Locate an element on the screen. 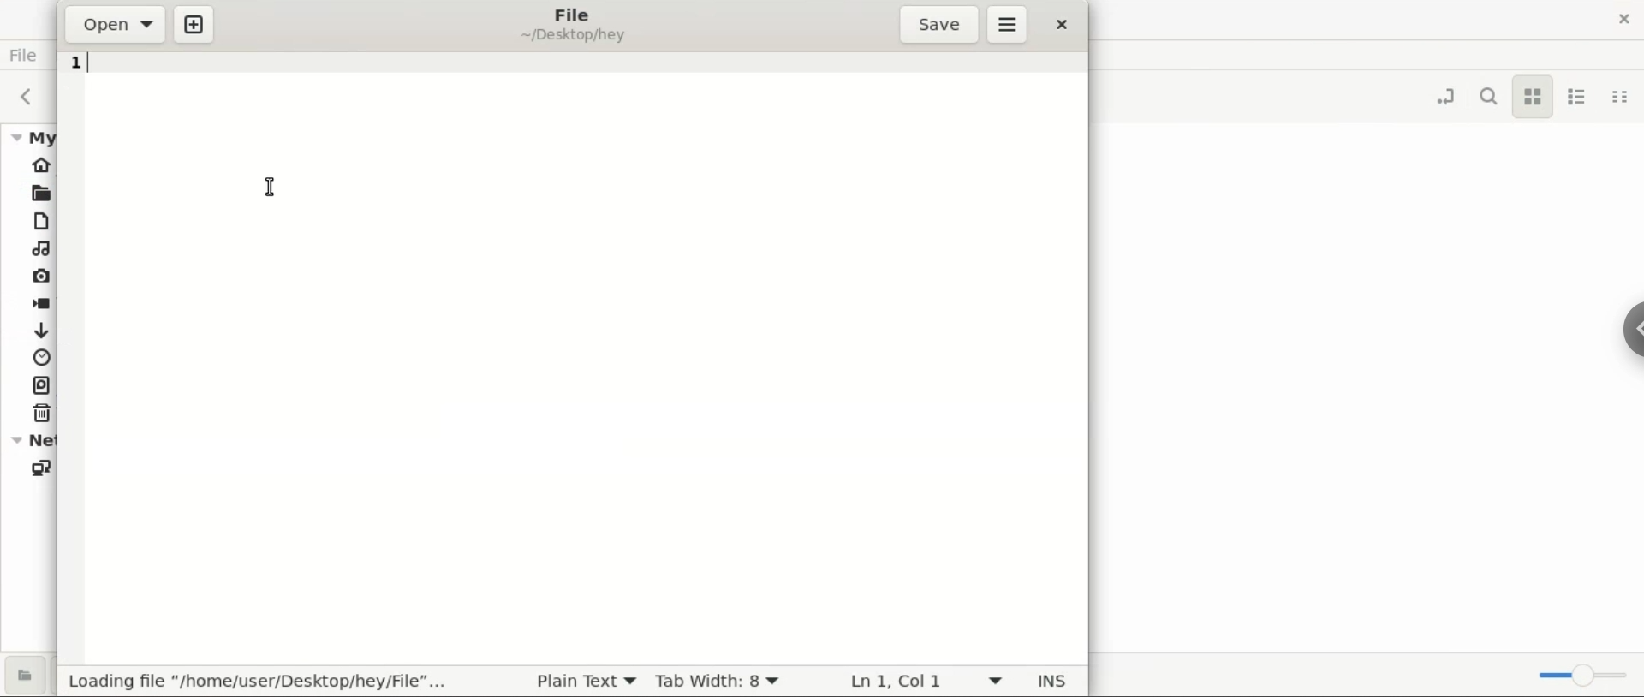 The width and height of the screenshot is (1644, 697). toggle location entry is located at coordinates (1439, 93).